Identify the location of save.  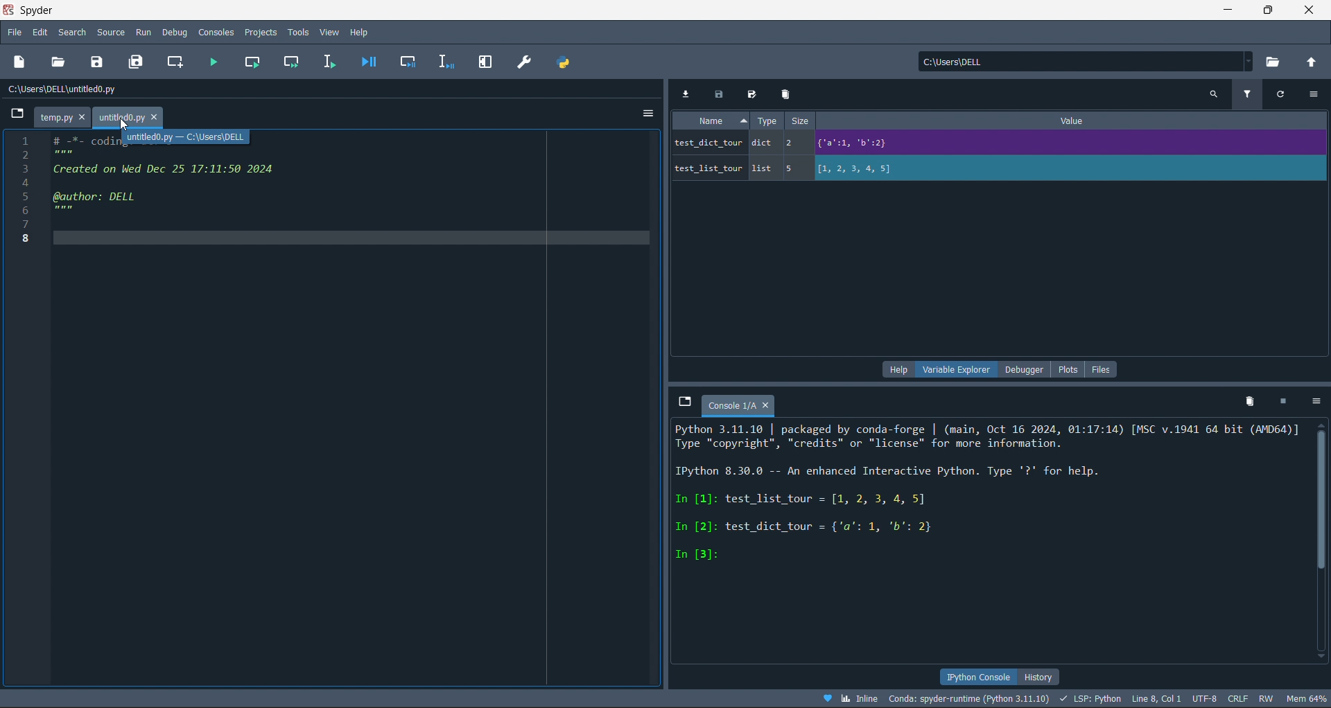
(94, 62).